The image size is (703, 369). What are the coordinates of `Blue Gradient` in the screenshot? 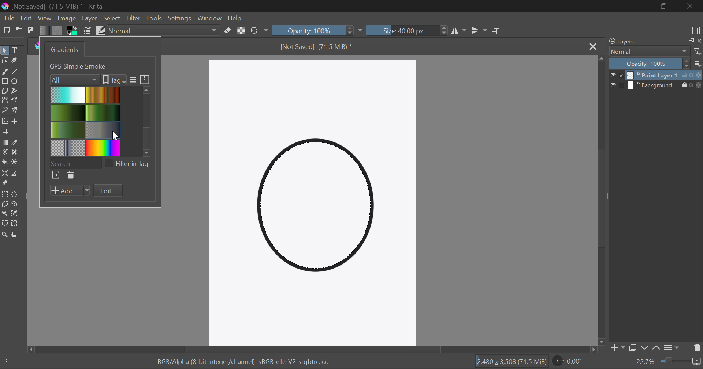 It's located at (68, 96).